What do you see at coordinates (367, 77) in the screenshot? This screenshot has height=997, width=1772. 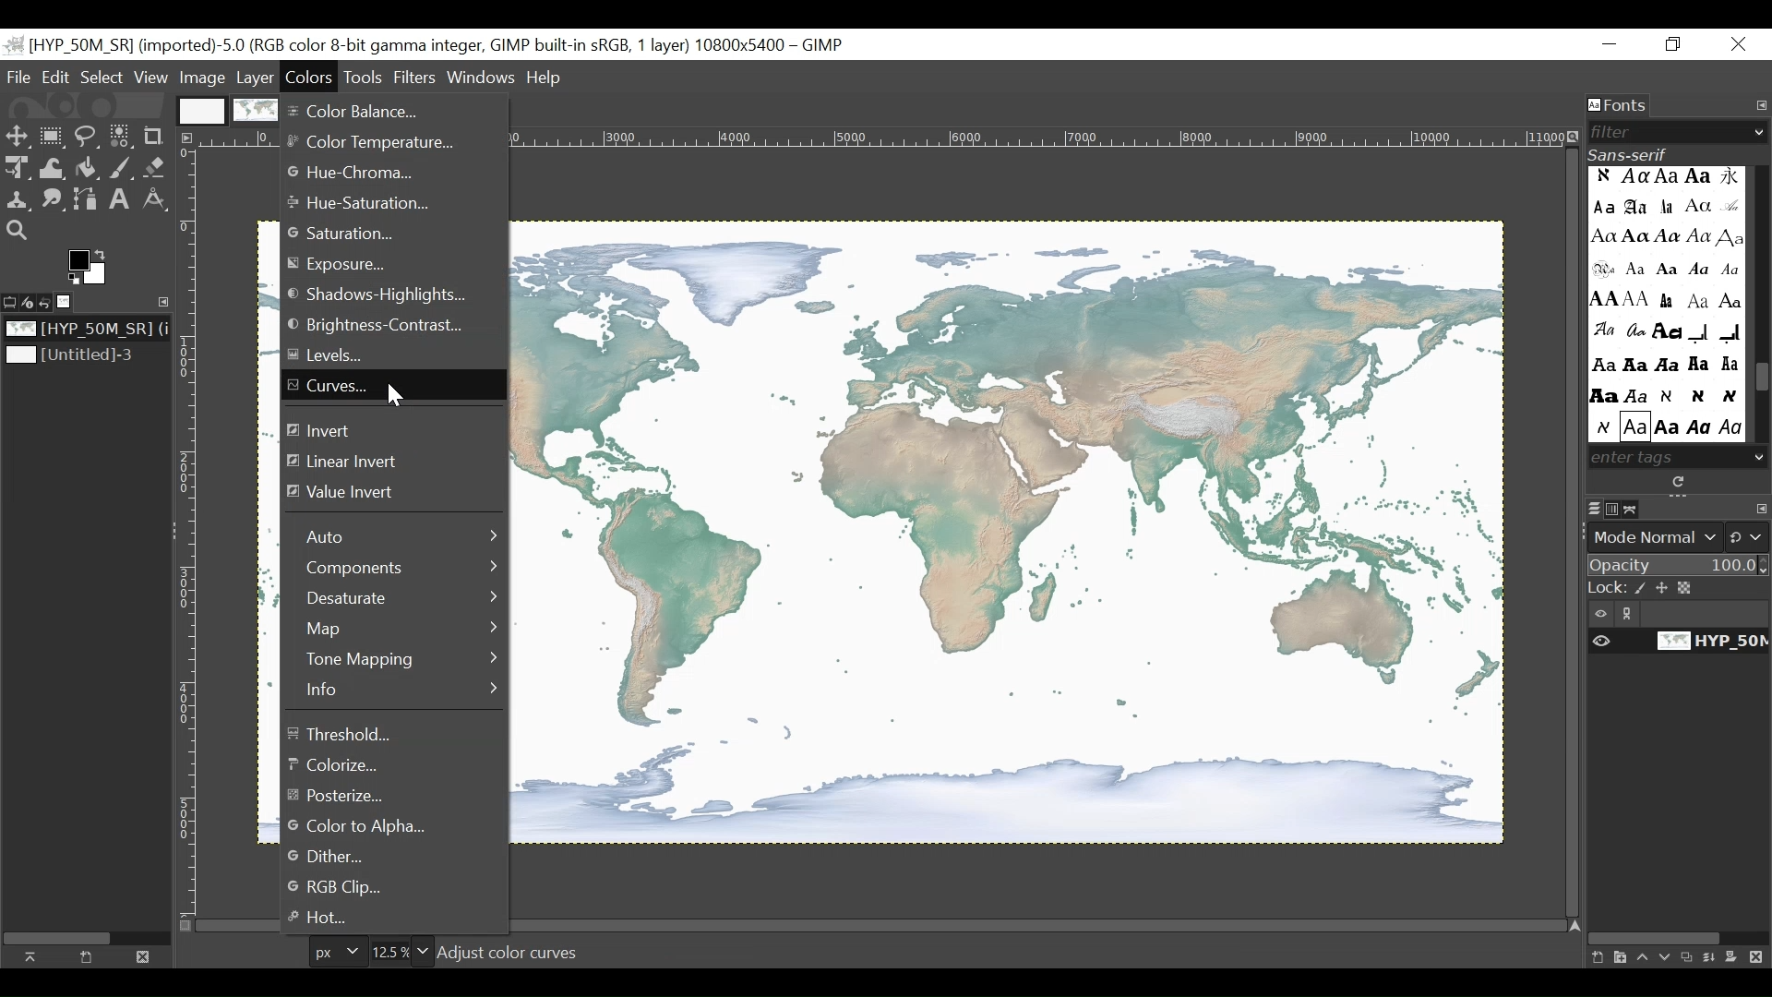 I see `Tools` at bounding box center [367, 77].